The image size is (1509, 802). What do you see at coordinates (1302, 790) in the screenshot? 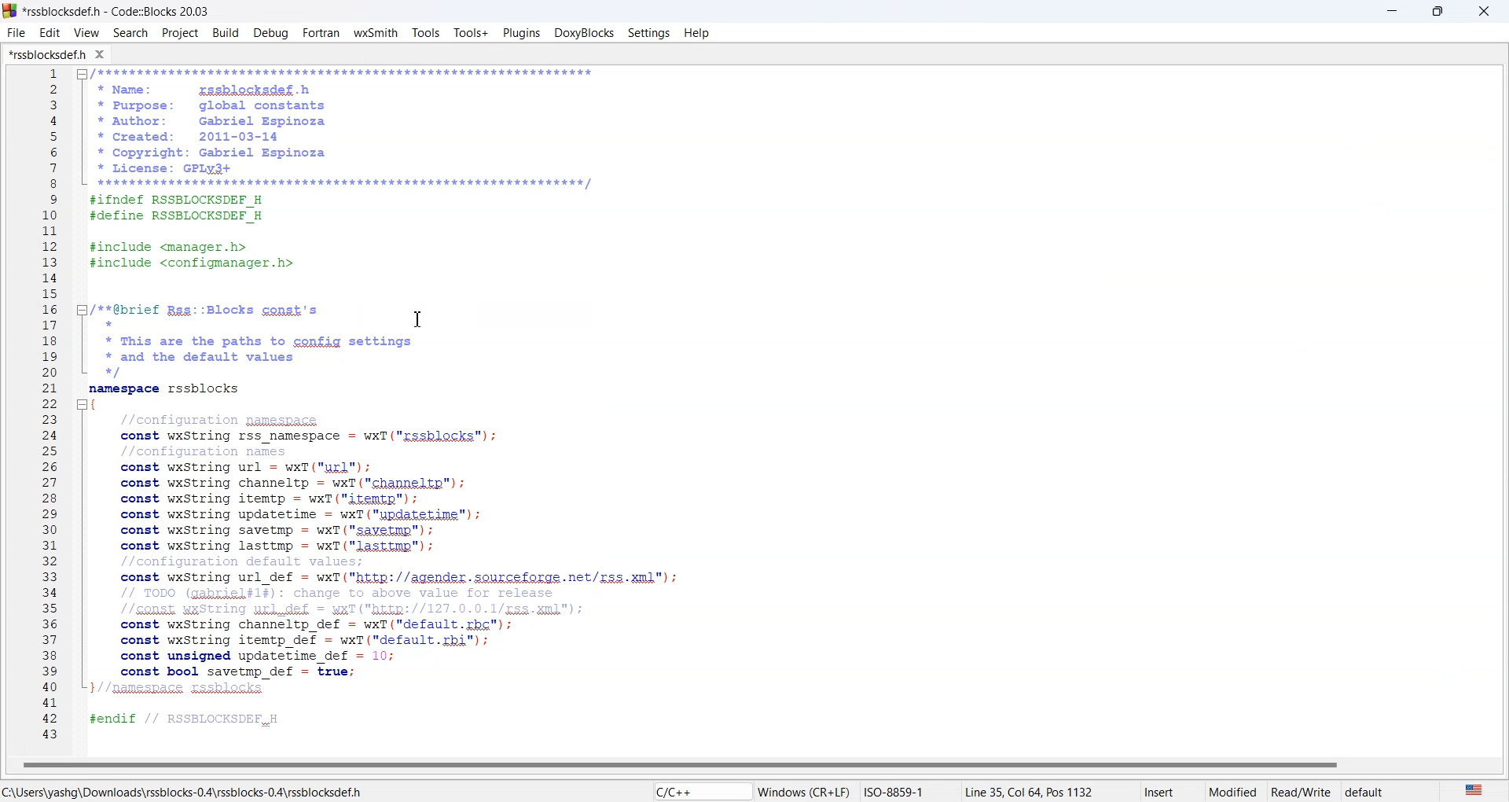
I see `Read/white` at bounding box center [1302, 790].